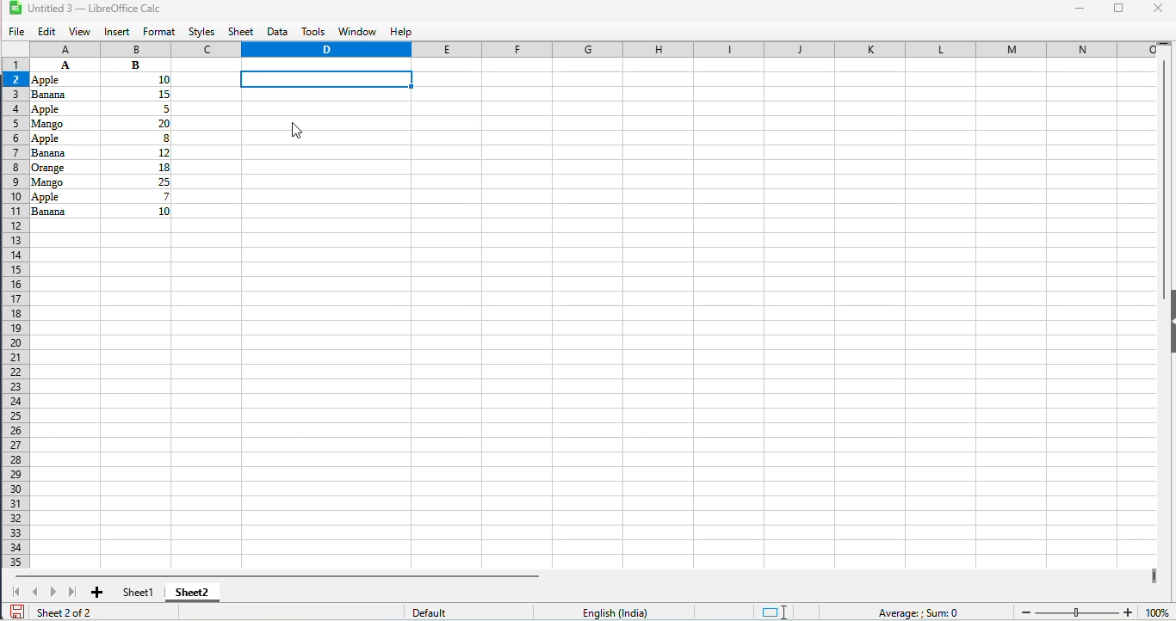 This screenshot has width=1176, height=621. I want to click on columns, so click(596, 49).